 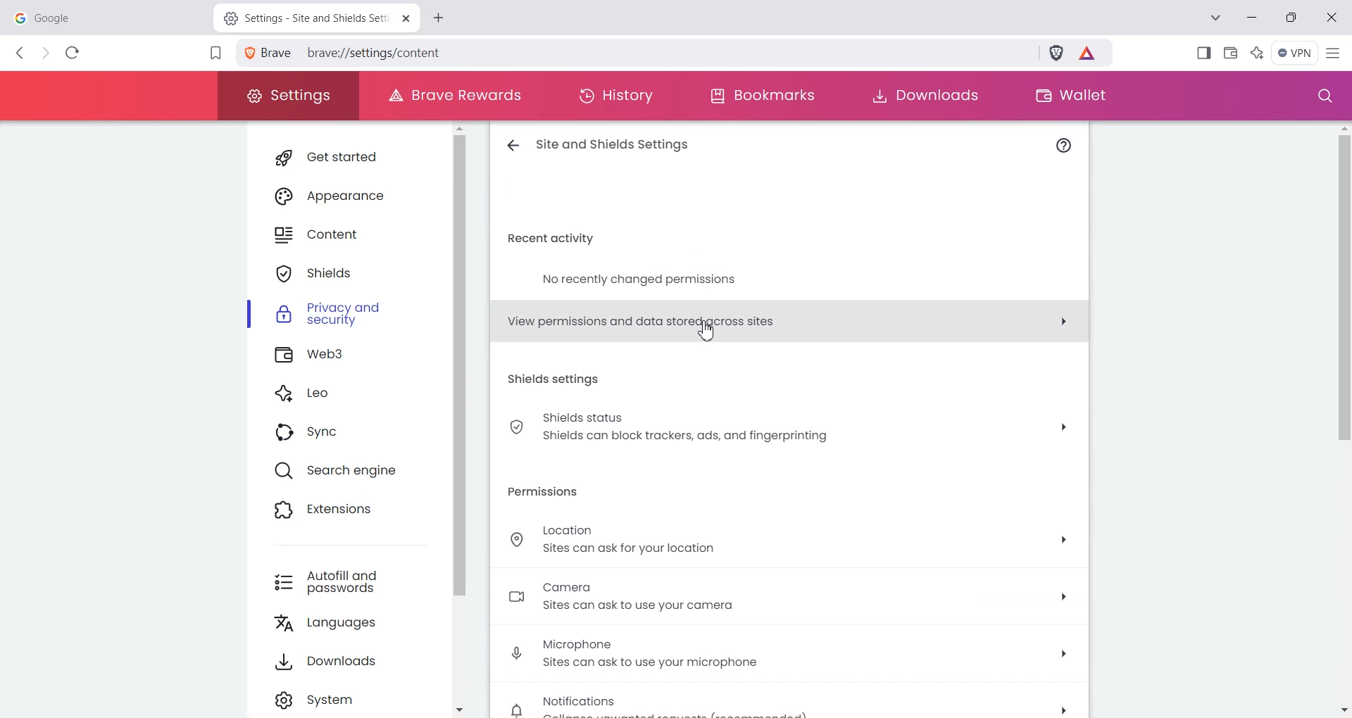 What do you see at coordinates (1056, 55) in the screenshot?
I see `Brave Shield` at bounding box center [1056, 55].